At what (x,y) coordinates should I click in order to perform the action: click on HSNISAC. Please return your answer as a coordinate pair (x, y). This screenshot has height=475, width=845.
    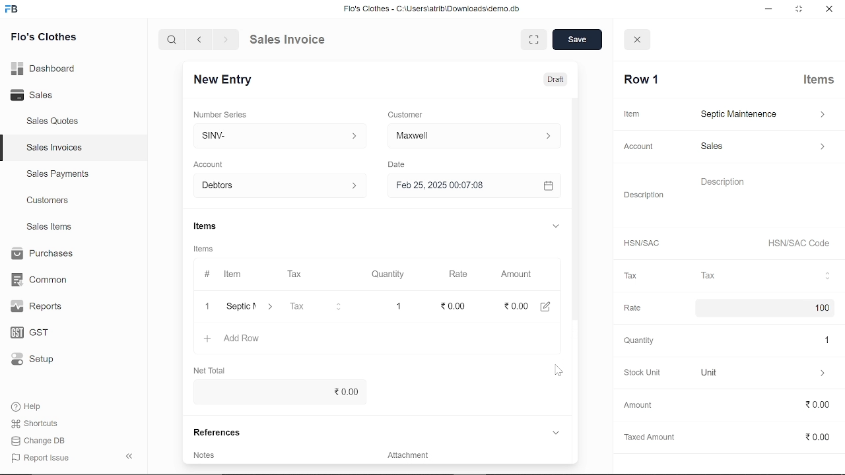
    Looking at the image, I should click on (642, 243).